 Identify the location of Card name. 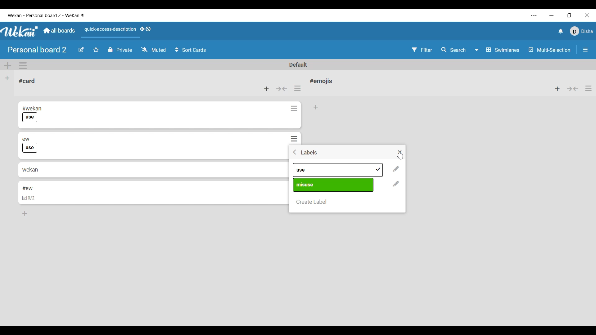
(27, 81).